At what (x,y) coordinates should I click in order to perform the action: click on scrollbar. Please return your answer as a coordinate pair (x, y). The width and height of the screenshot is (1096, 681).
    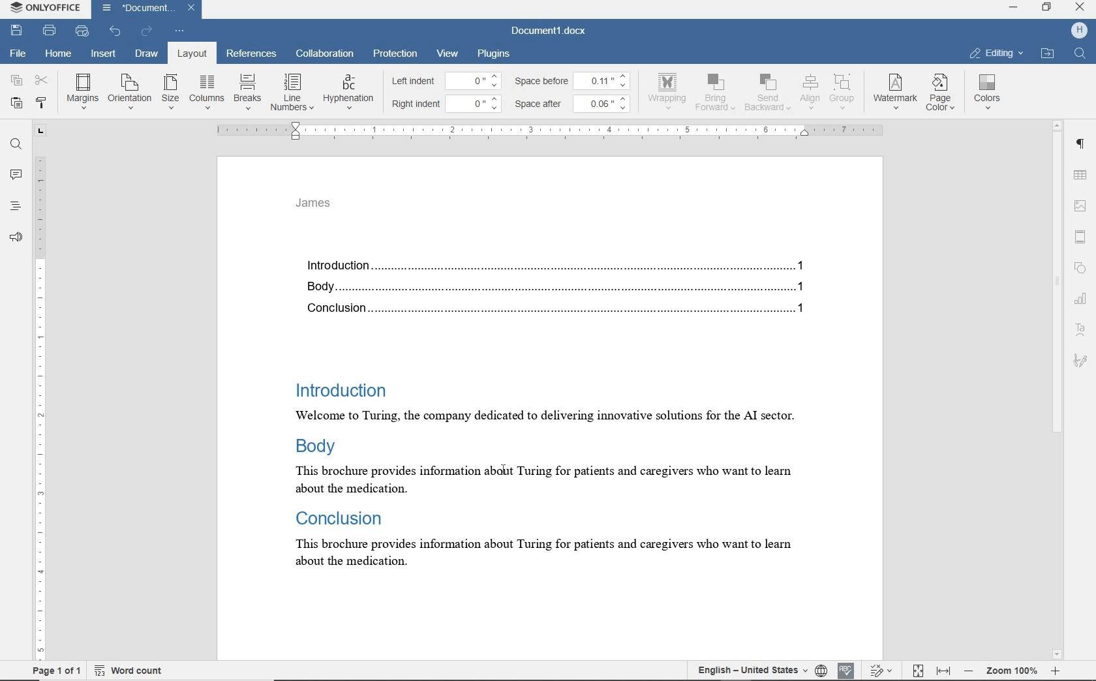
    Looking at the image, I should click on (1058, 390).